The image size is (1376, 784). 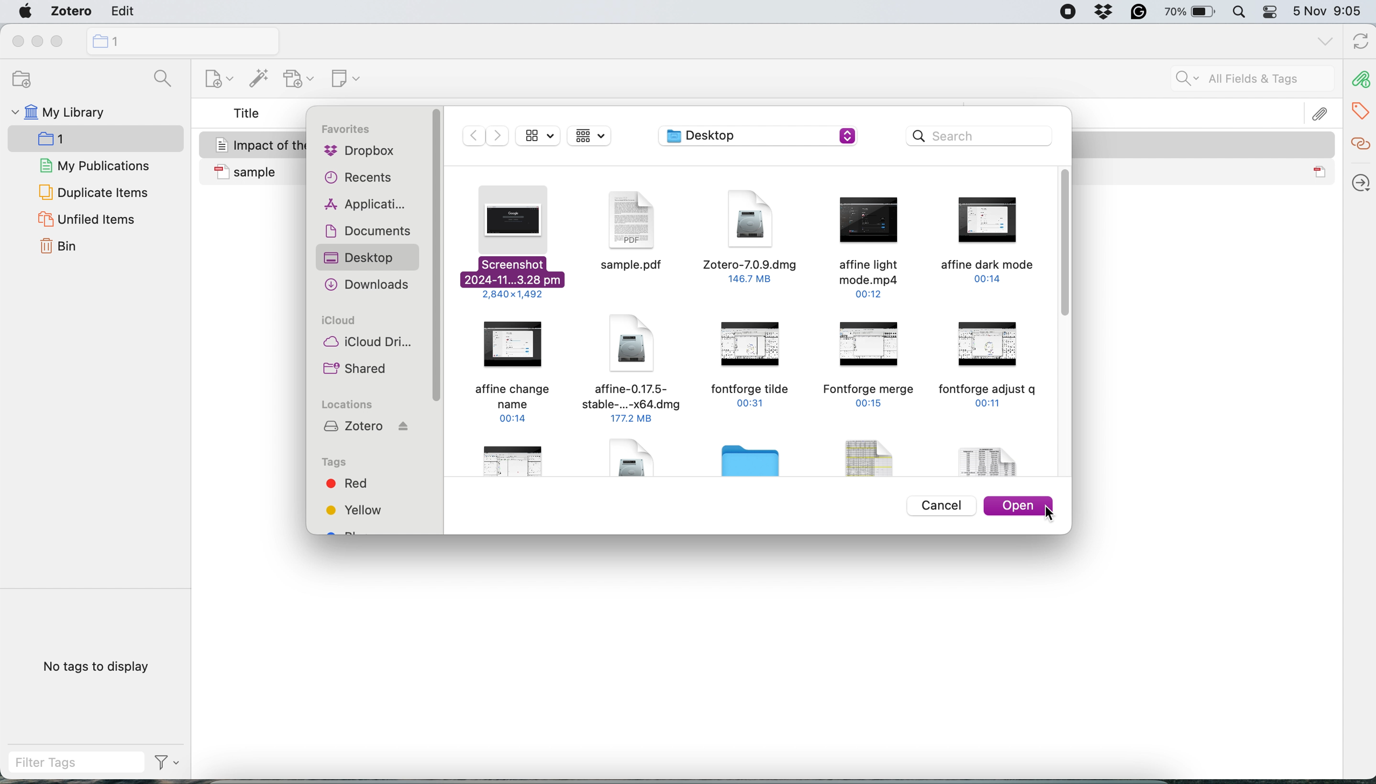 I want to click on new note, so click(x=342, y=76).